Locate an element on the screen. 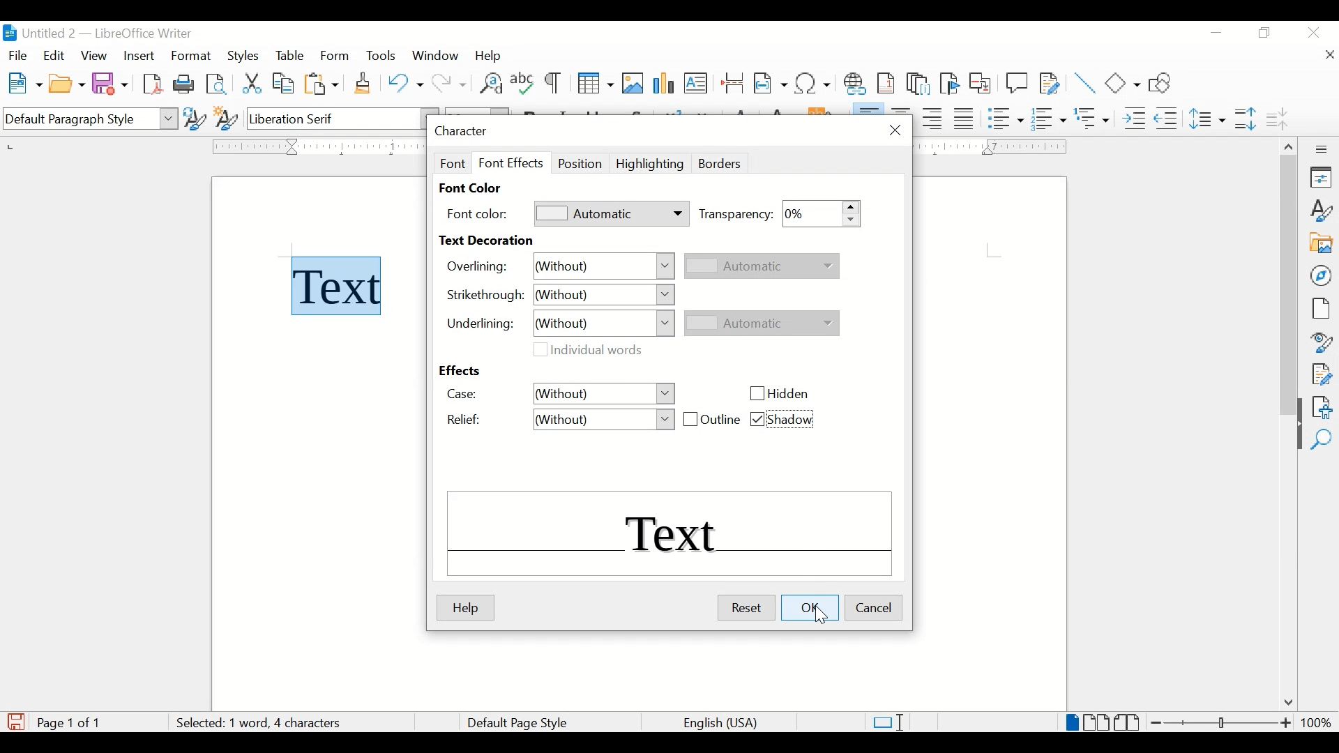  cancel is located at coordinates (874, 607).